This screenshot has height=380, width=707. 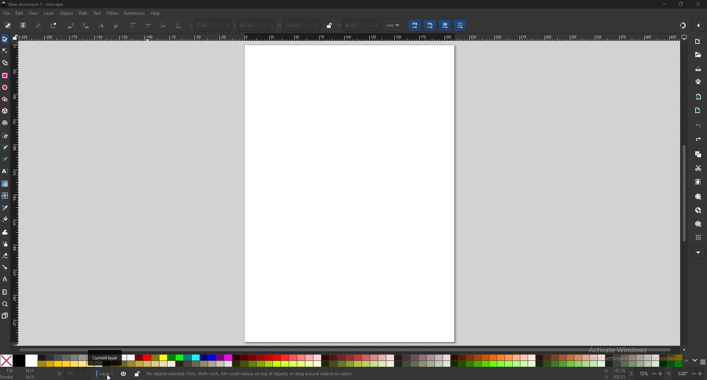 I want to click on rotate 90degree cw, so click(x=87, y=25).